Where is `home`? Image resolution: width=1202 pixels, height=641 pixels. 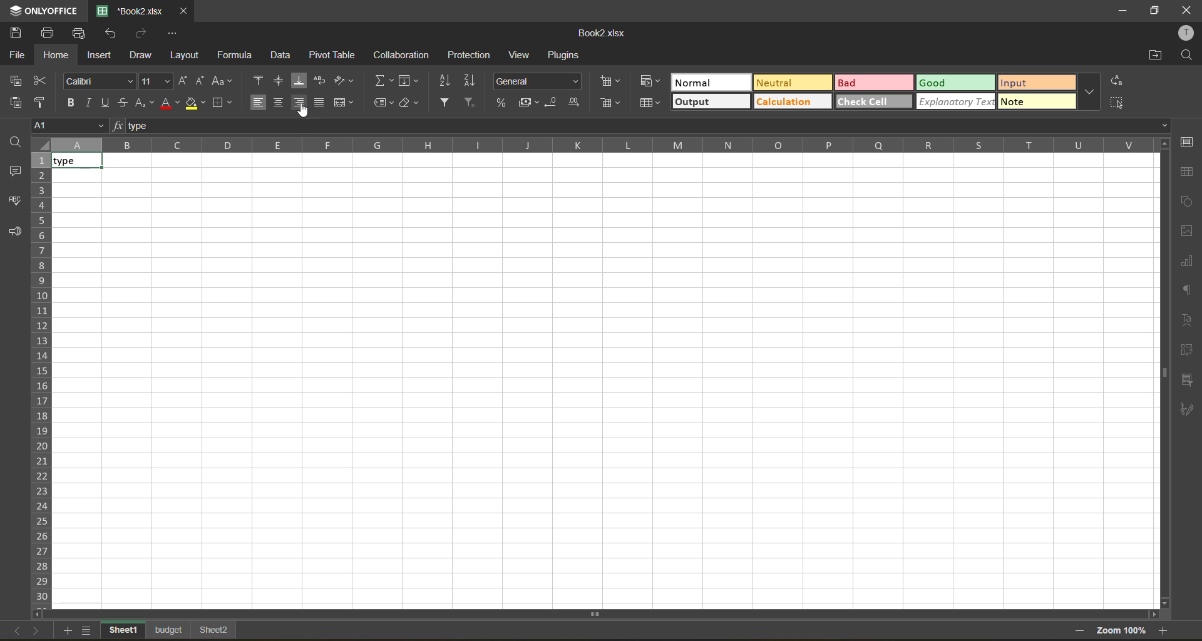
home is located at coordinates (59, 54).